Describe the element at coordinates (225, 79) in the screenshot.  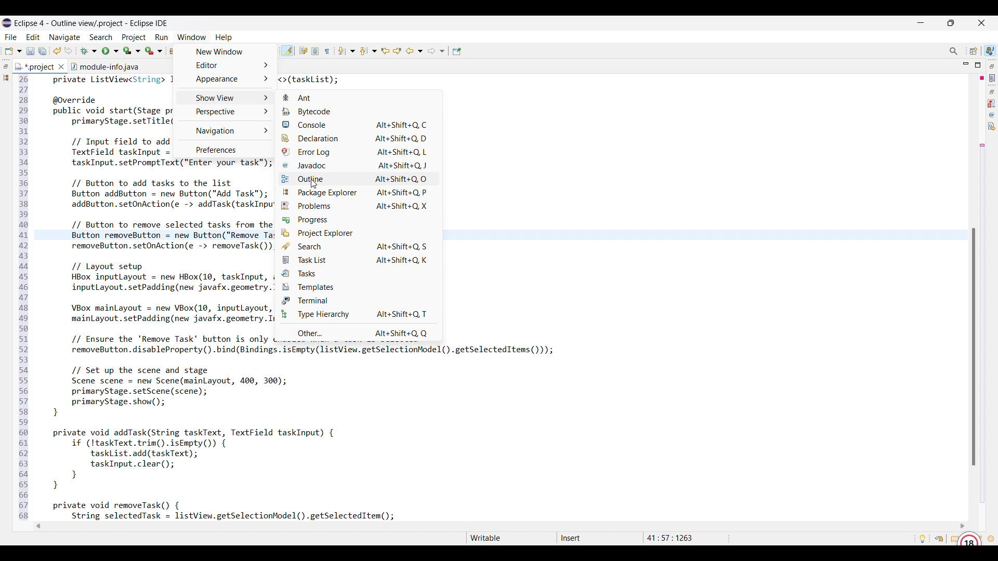
I see `Appearance options` at that location.